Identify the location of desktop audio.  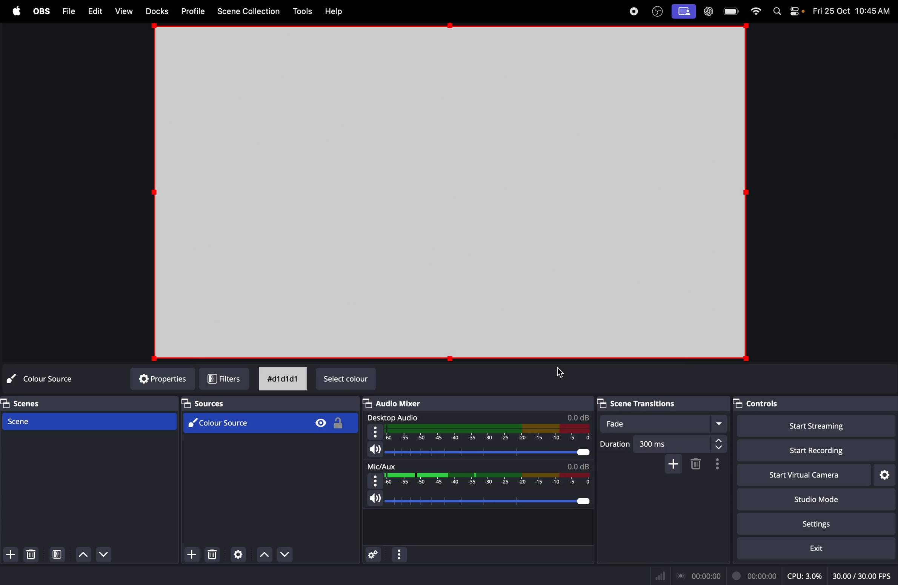
(395, 417).